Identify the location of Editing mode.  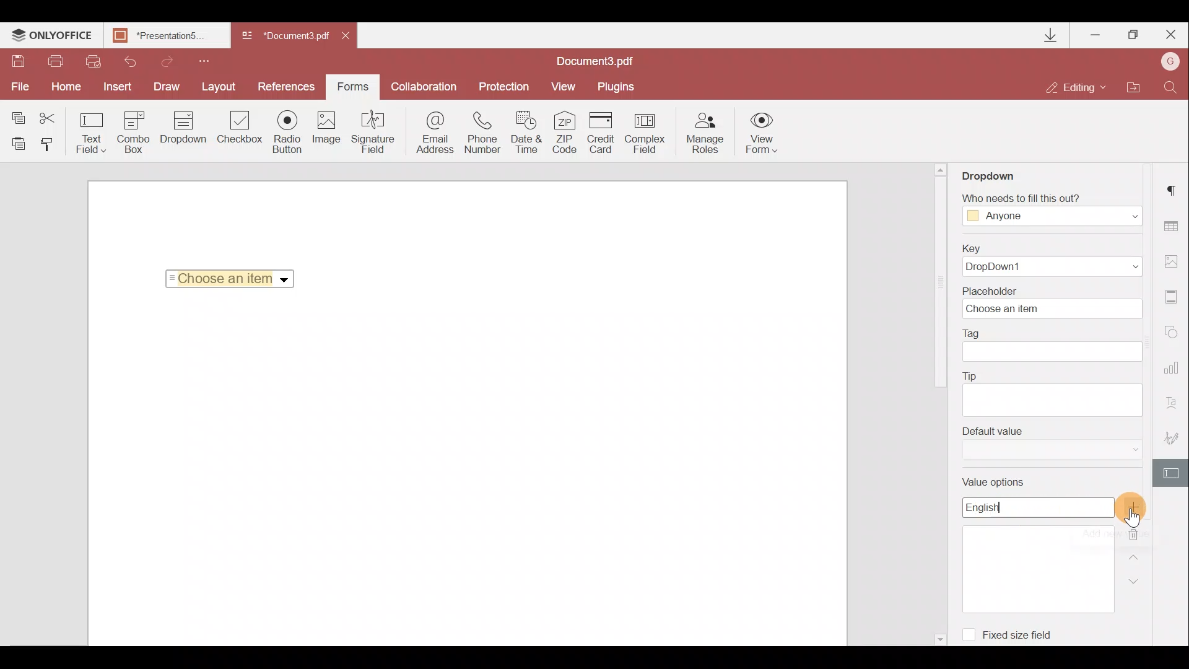
(1076, 87).